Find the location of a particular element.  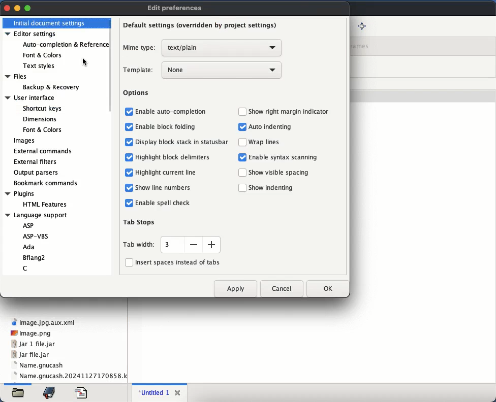

options is located at coordinates (136, 94).